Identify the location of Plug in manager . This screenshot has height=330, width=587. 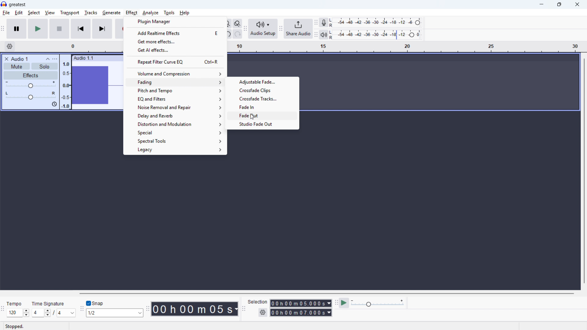
(175, 21).